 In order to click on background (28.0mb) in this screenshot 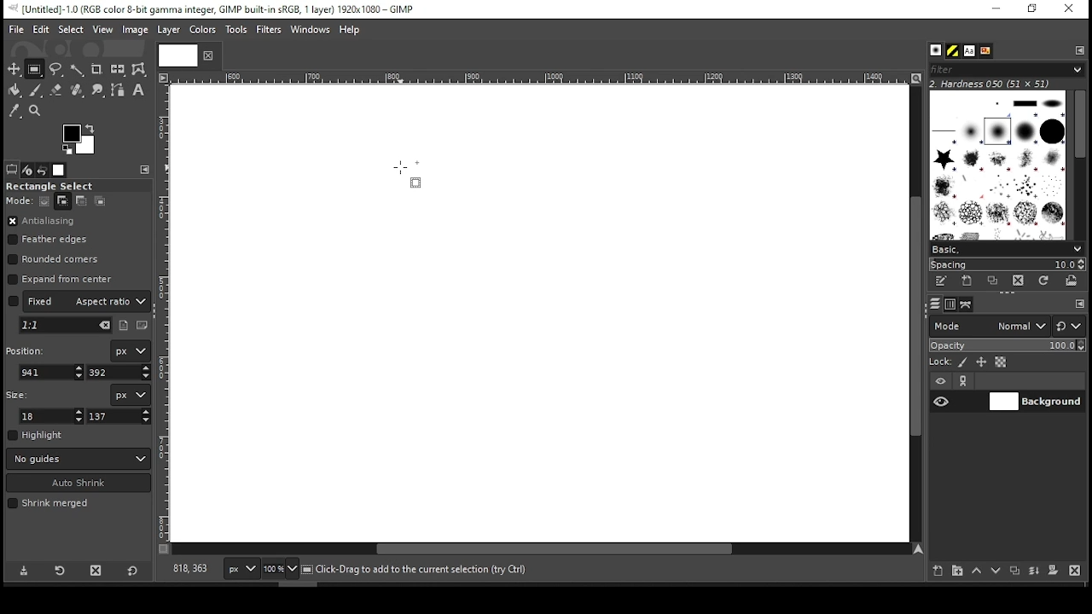, I will do `click(418, 570)`.